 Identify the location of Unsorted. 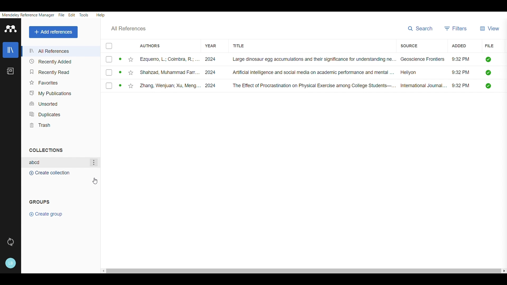
(46, 104).